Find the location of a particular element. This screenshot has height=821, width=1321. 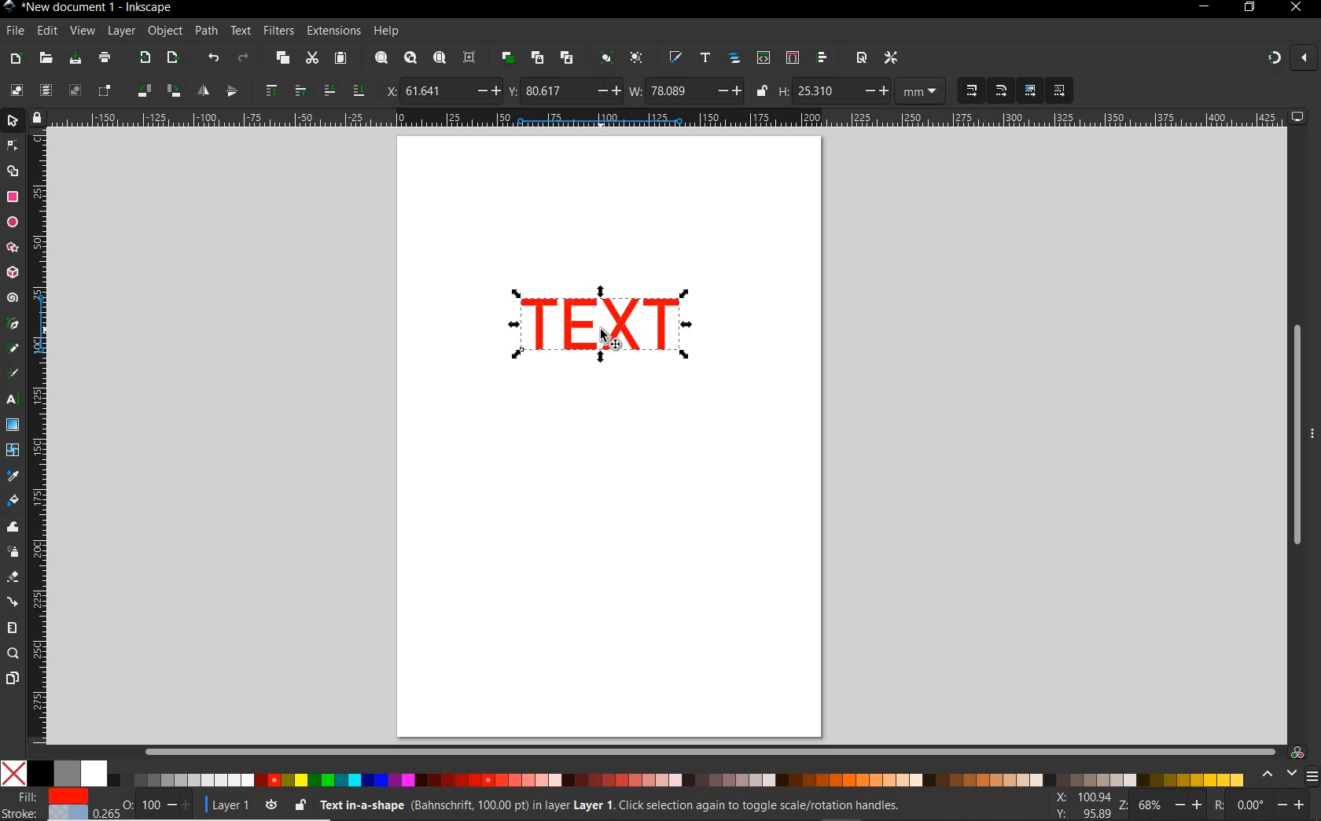

save is located at coordinates (75, 58).